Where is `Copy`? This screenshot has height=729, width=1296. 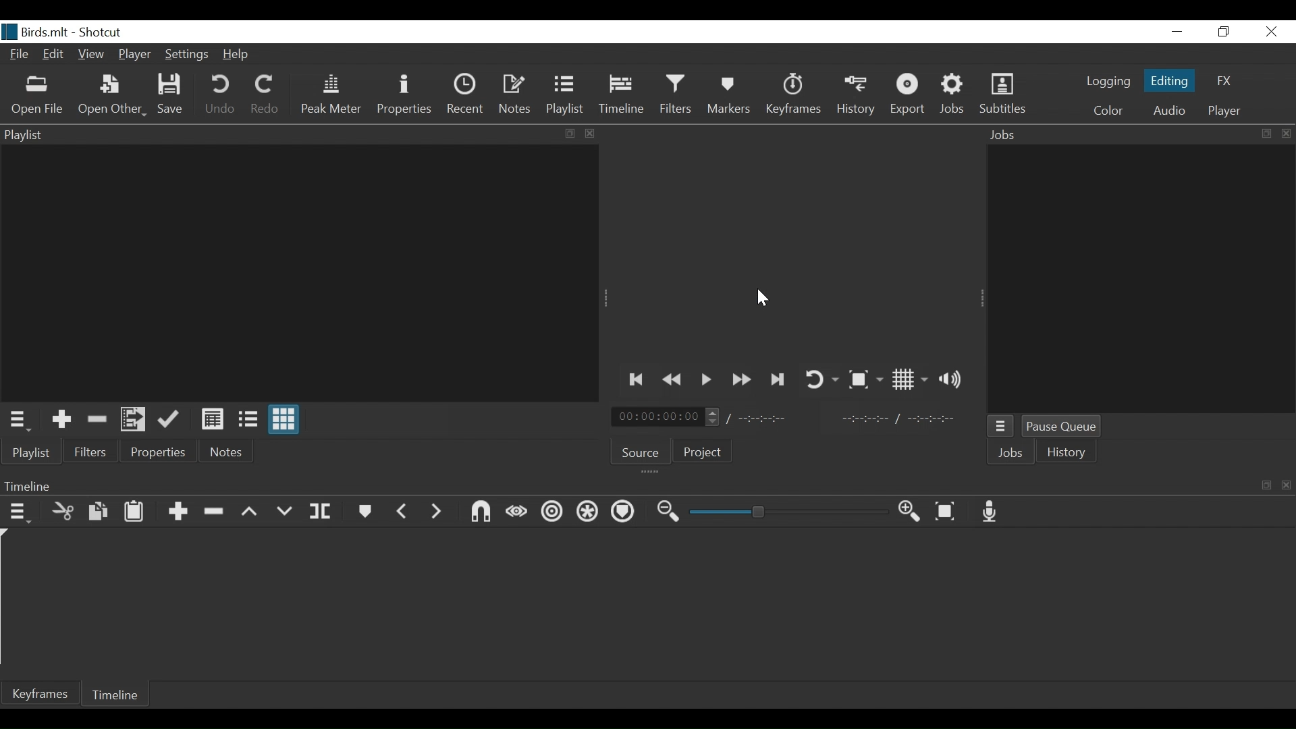 Copy is located at coordinates (99, 512).